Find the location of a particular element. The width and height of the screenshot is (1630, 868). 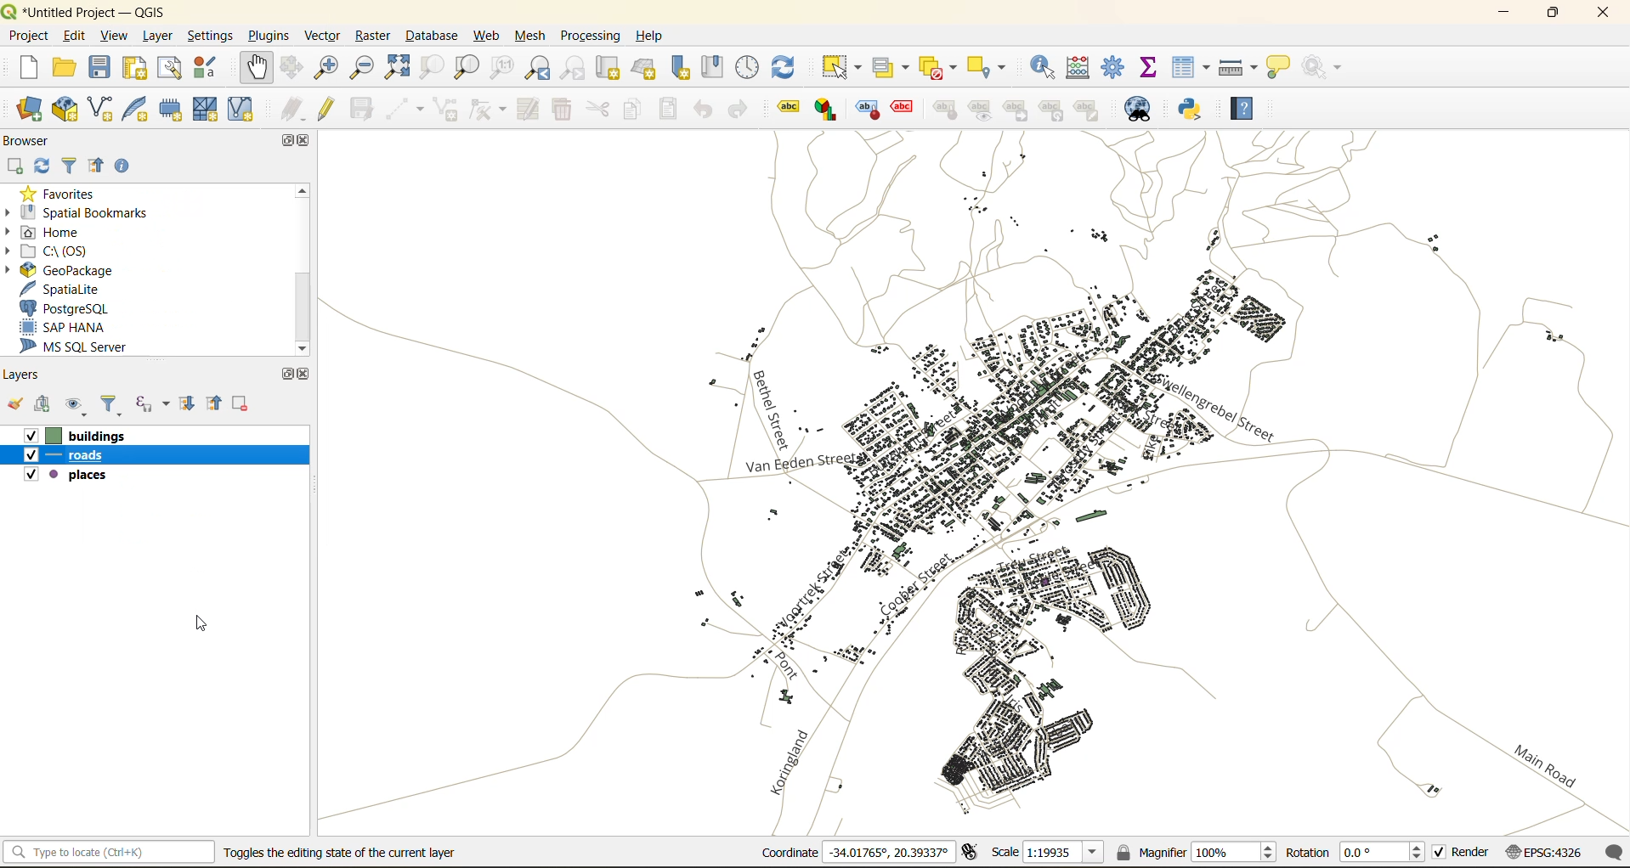

settings is located at coordinates (214, 36).